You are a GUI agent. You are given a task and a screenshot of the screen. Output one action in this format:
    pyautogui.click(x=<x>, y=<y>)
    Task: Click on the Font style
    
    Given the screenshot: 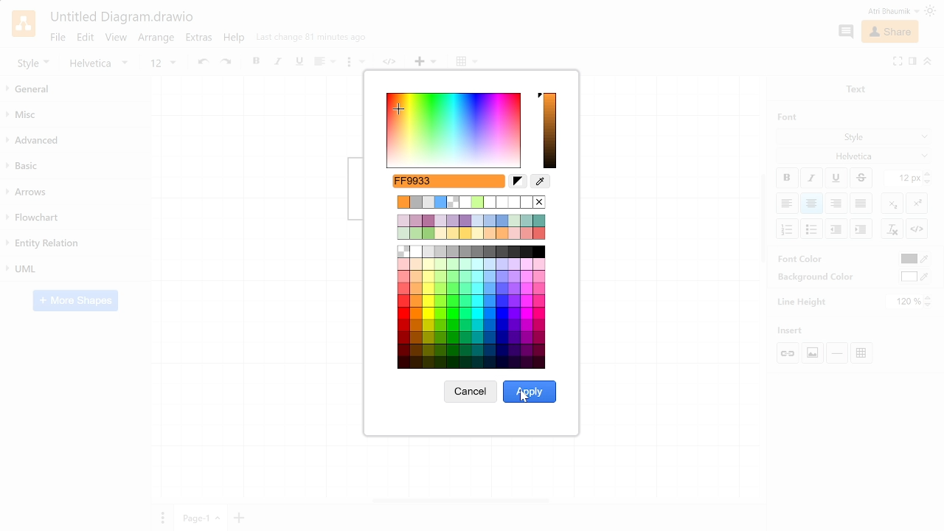 What is the action you would take?
    pyautogui.click(x=855, y=138)
    